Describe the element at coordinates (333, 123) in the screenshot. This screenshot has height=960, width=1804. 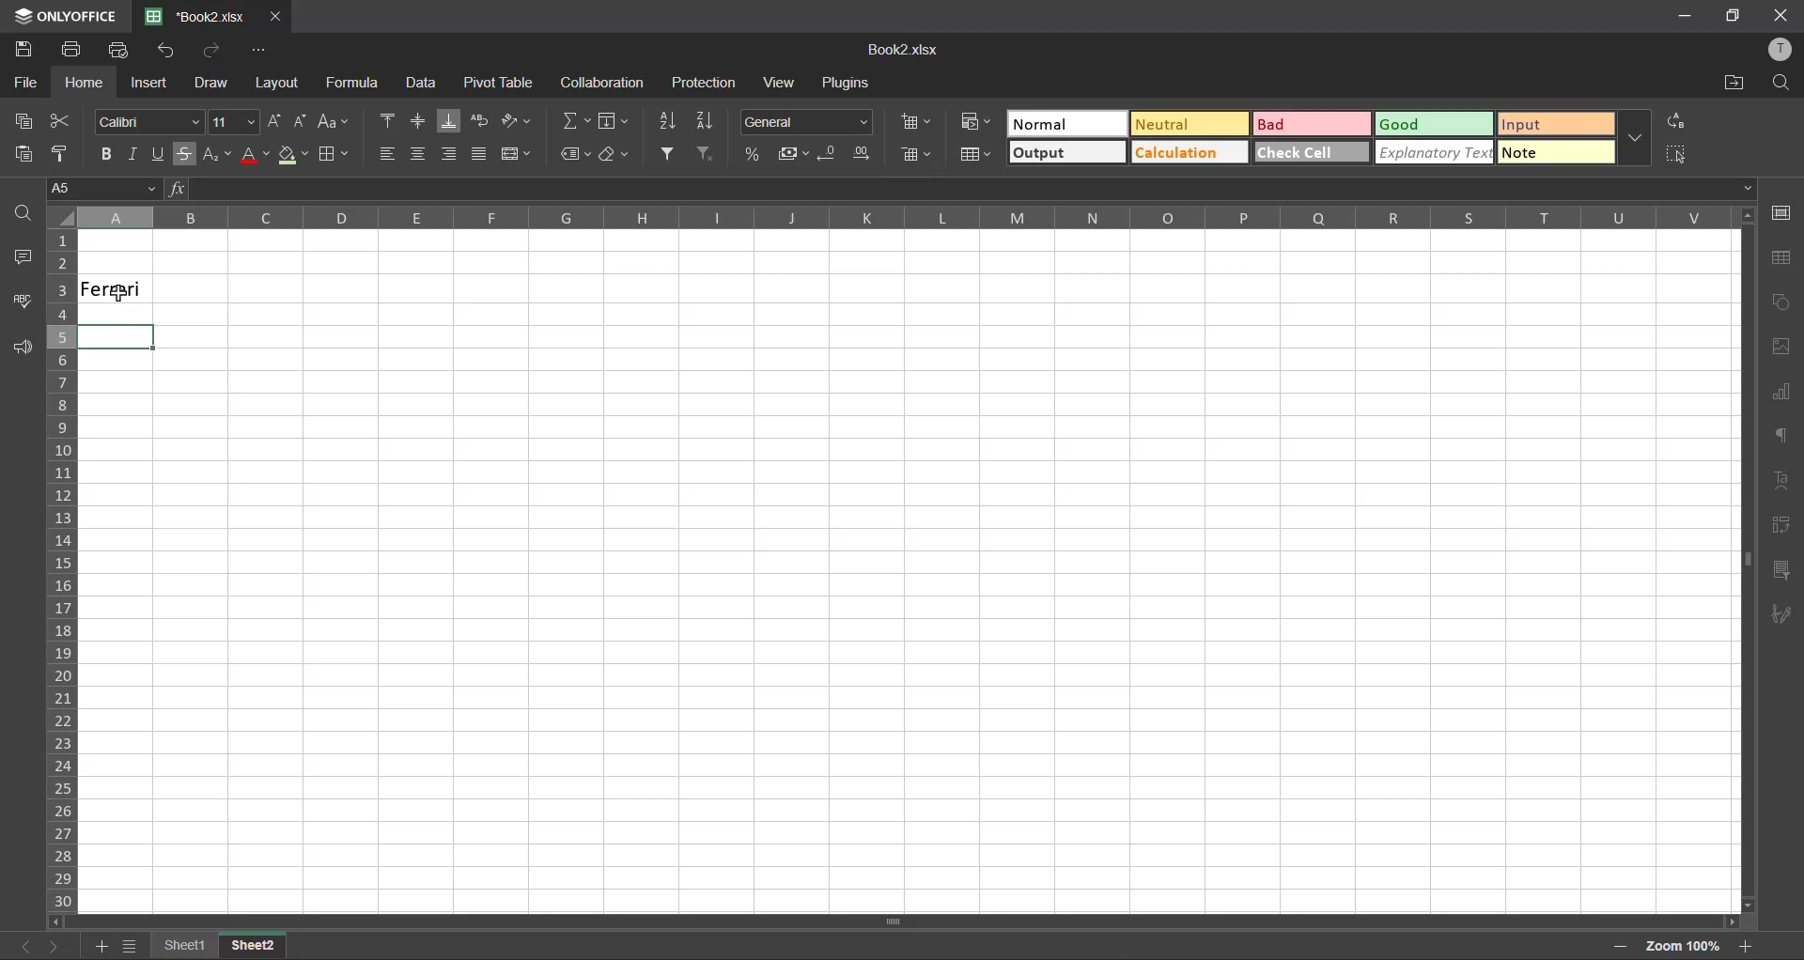
I see `change case` at that location.